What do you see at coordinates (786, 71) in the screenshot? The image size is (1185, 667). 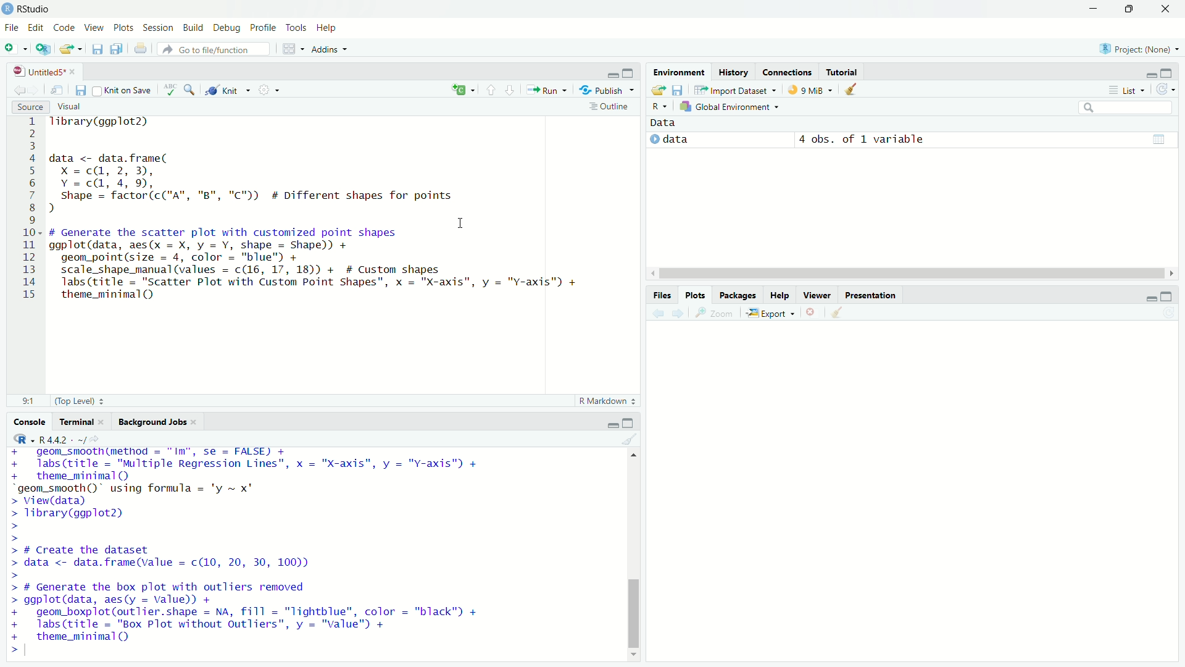 I see `Connections` at bounding box center [786, 71].